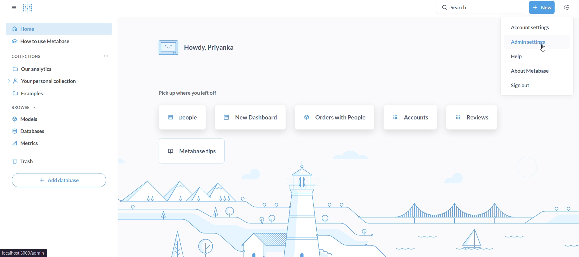  Describe the element at coordinates (538, 27) in the screenshot. I see `account settings` at that location.